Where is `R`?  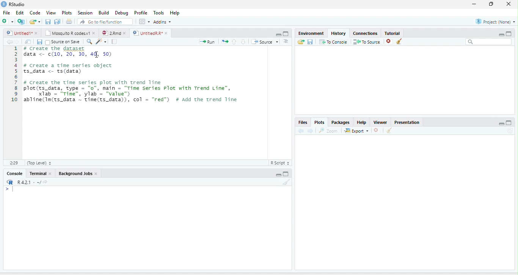
R is located at coordinates (10, 182).